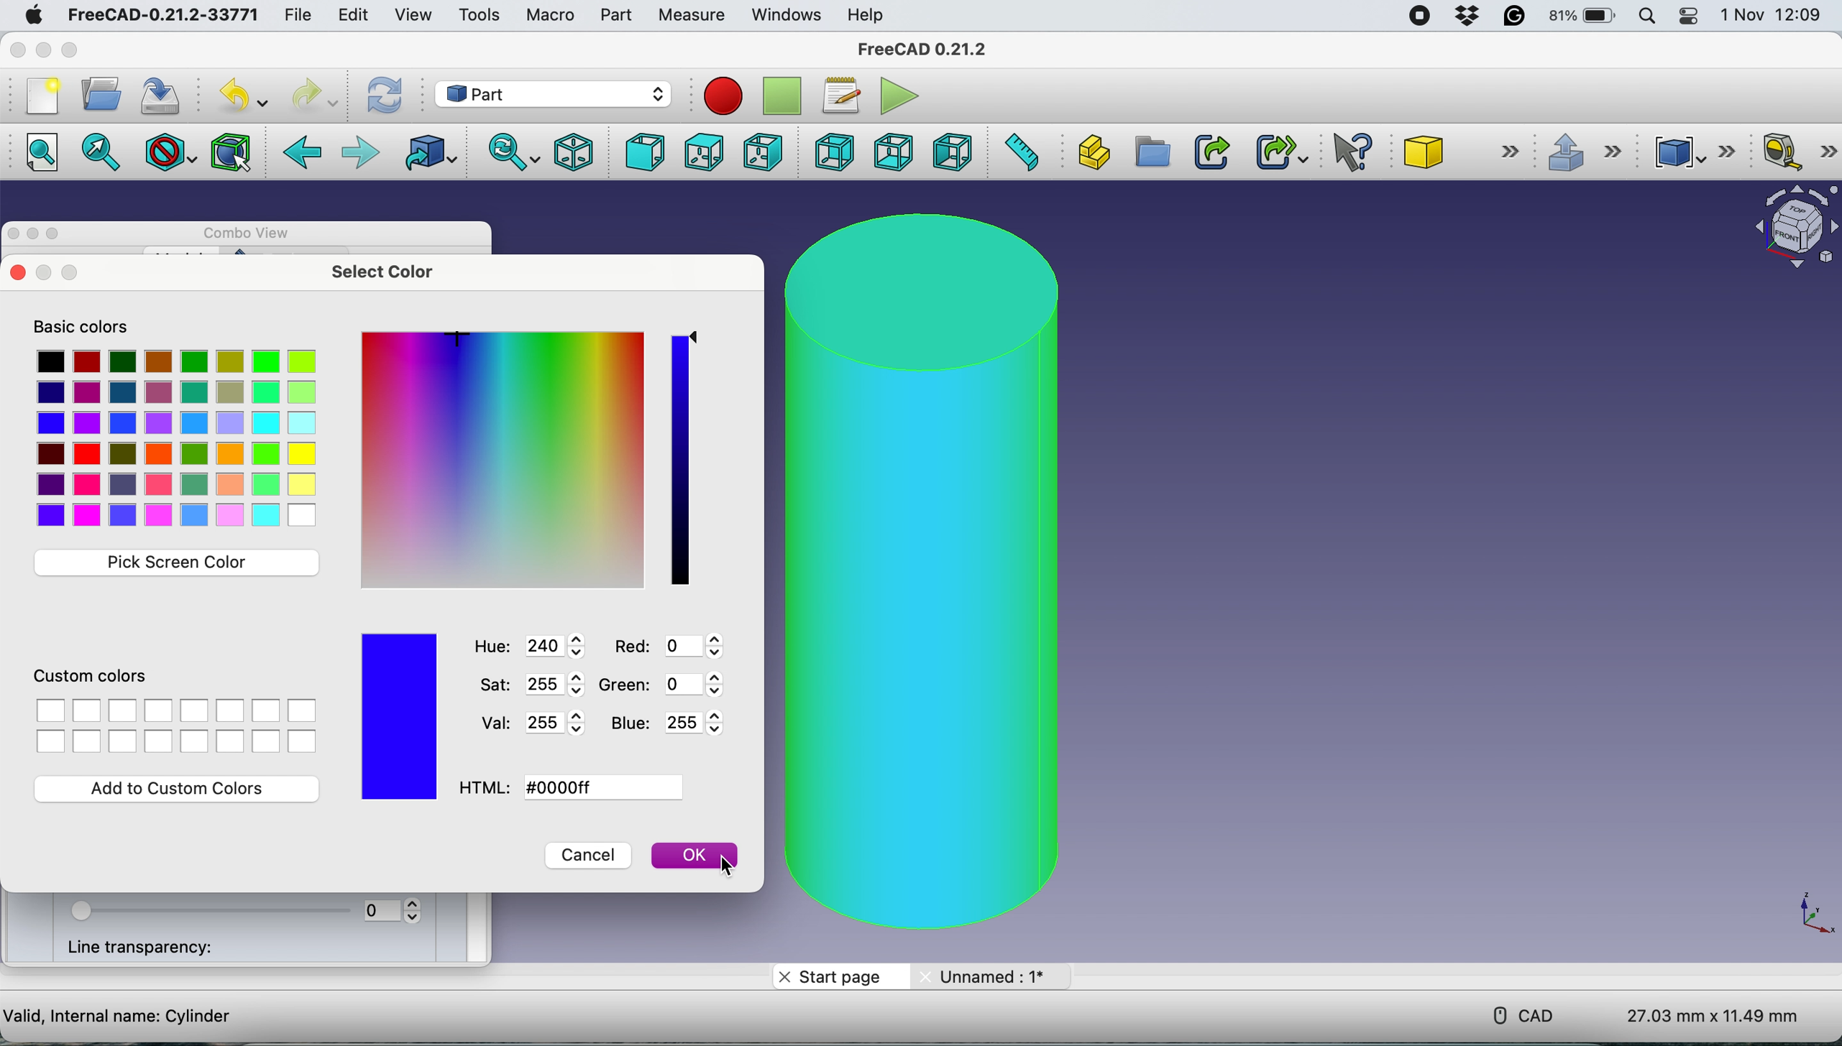  Describe the element at coordinates (922, 46) in the screenshot. I see `freecad` at that location.